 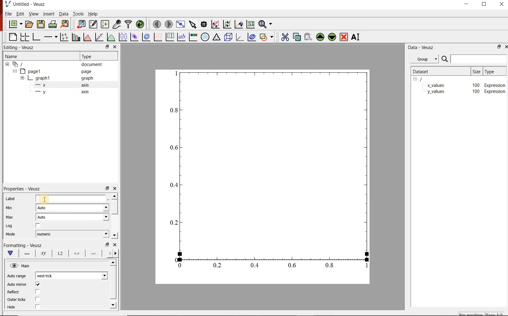 What do you see at coordinates (11, 199) in the screenshot?
I see `Label` at bounding box center [11, 199].